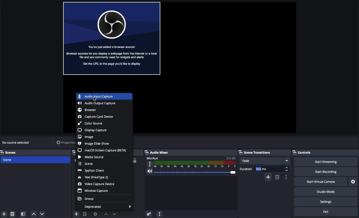 This screenshot has width=359, height=218. What do you see at coordinates (12, 152) in the screenshot?
I see `Scenes` at bounding box center [12, 152].